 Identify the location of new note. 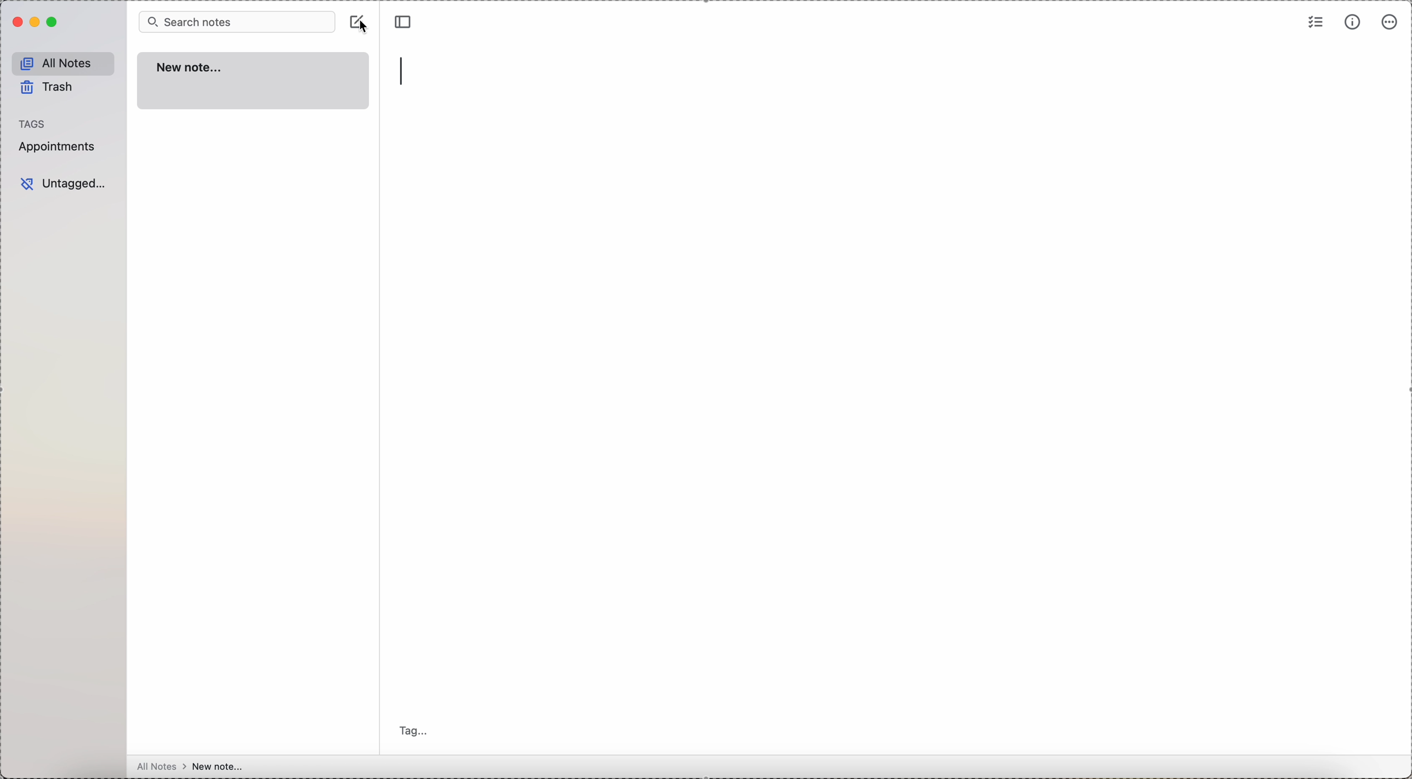
(253, 81).